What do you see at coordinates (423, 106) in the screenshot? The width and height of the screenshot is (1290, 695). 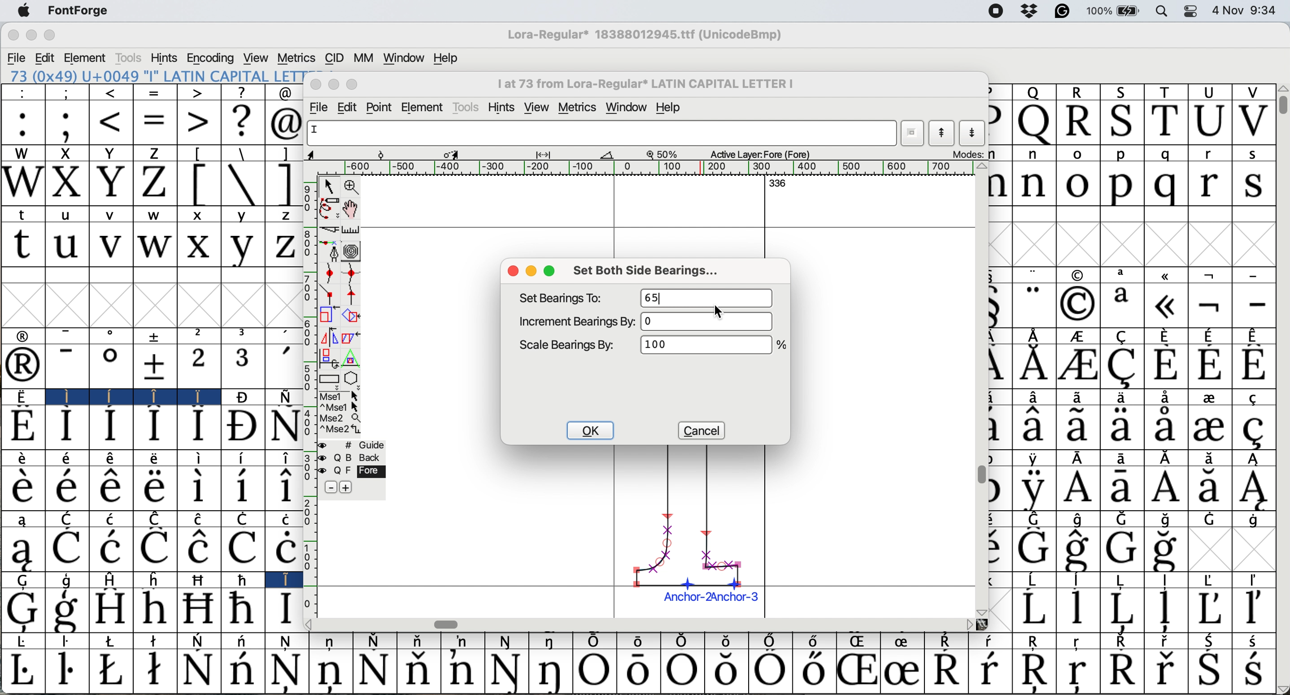 I see `element` at bounding box center [423, 106].